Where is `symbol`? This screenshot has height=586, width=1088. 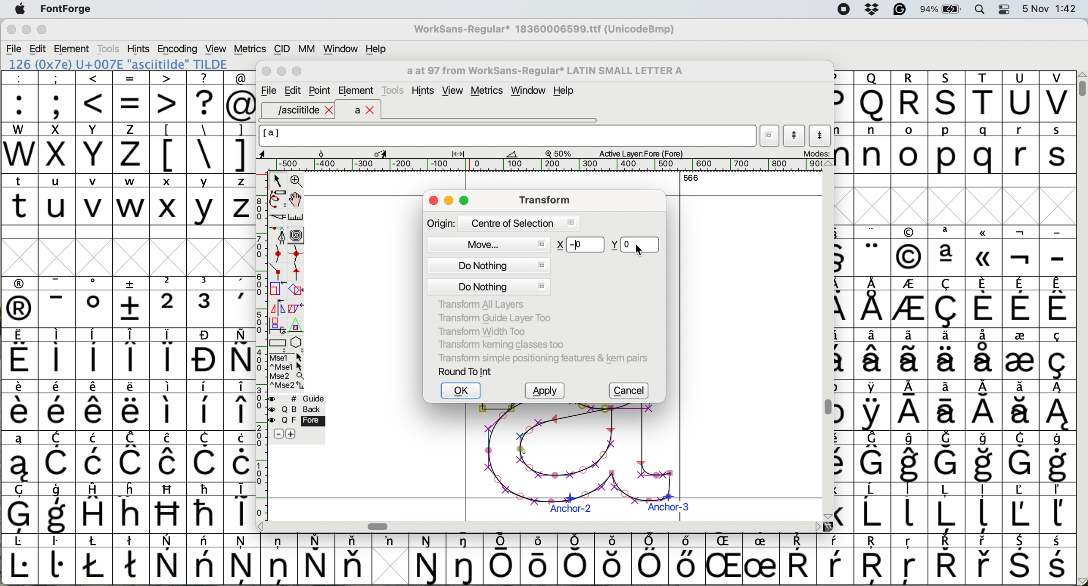
symbol is located at coordinates (20, 508).